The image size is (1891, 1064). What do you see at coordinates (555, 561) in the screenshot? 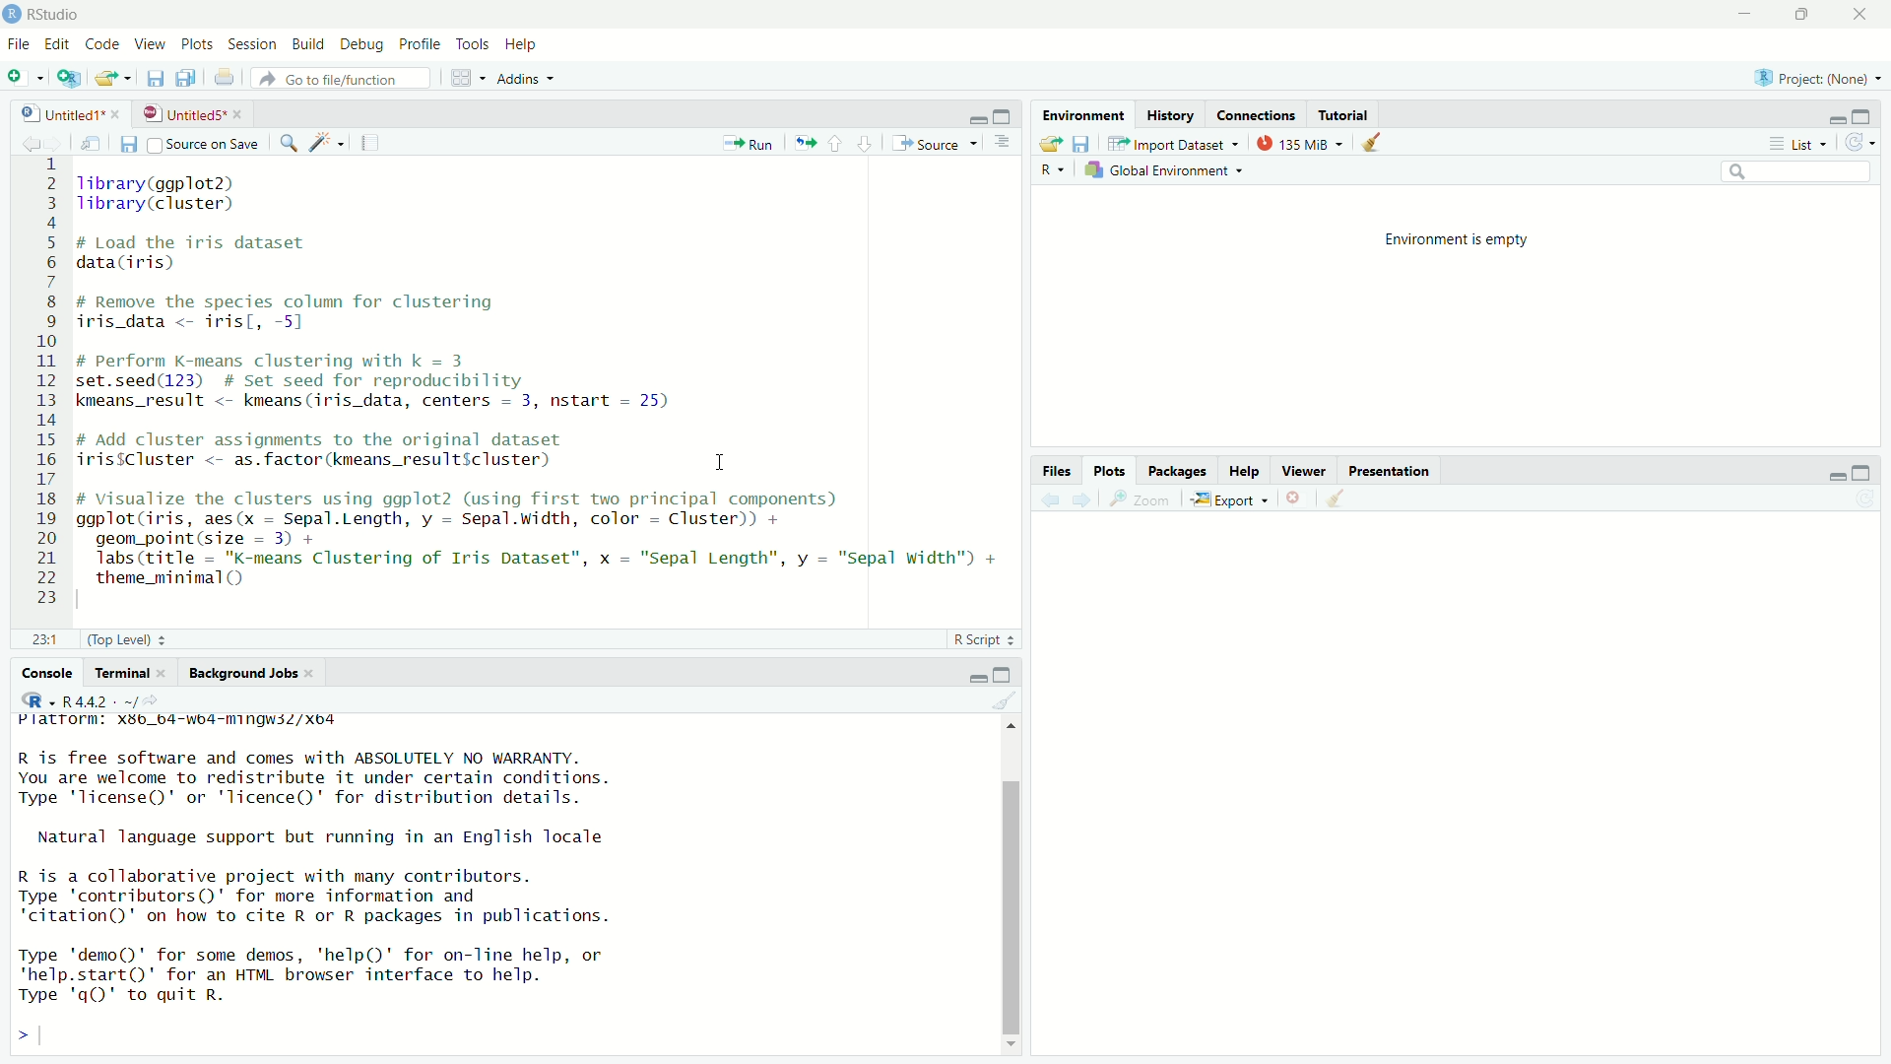
I see `geom_point(size = 3) +
labs (title = "K-means Clustering of Iris Dataset”, x — "Sepal Length”, y — "Sepal Width") +
theme_minimal O)` at bounding box center [555, 561].